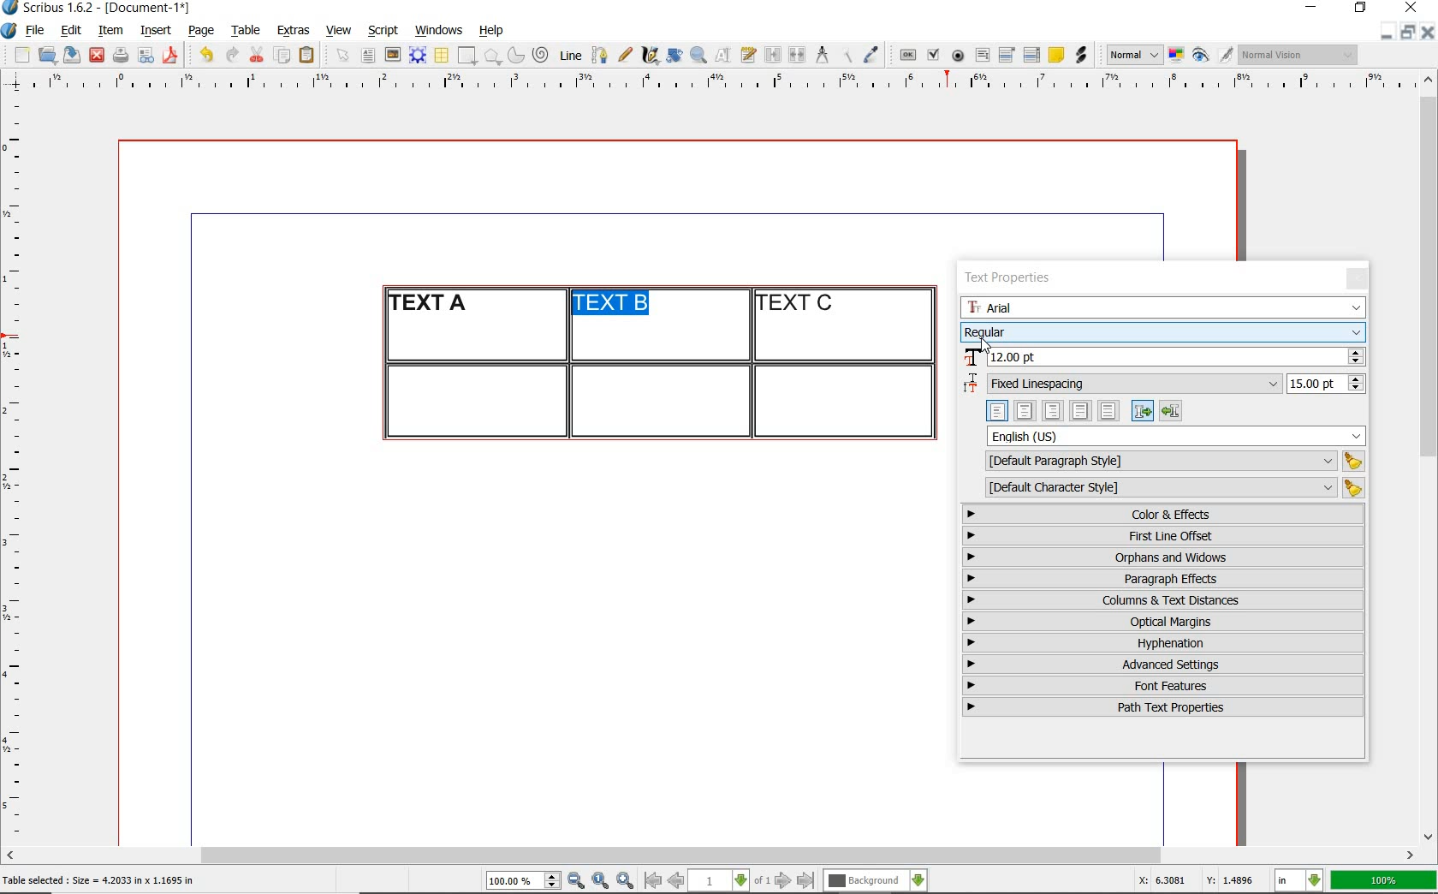 The image size is (1438, 894). What do you see at coordinates (418, 56) in the screenshot?
I see `render frame` at bounding box center [418, 56].